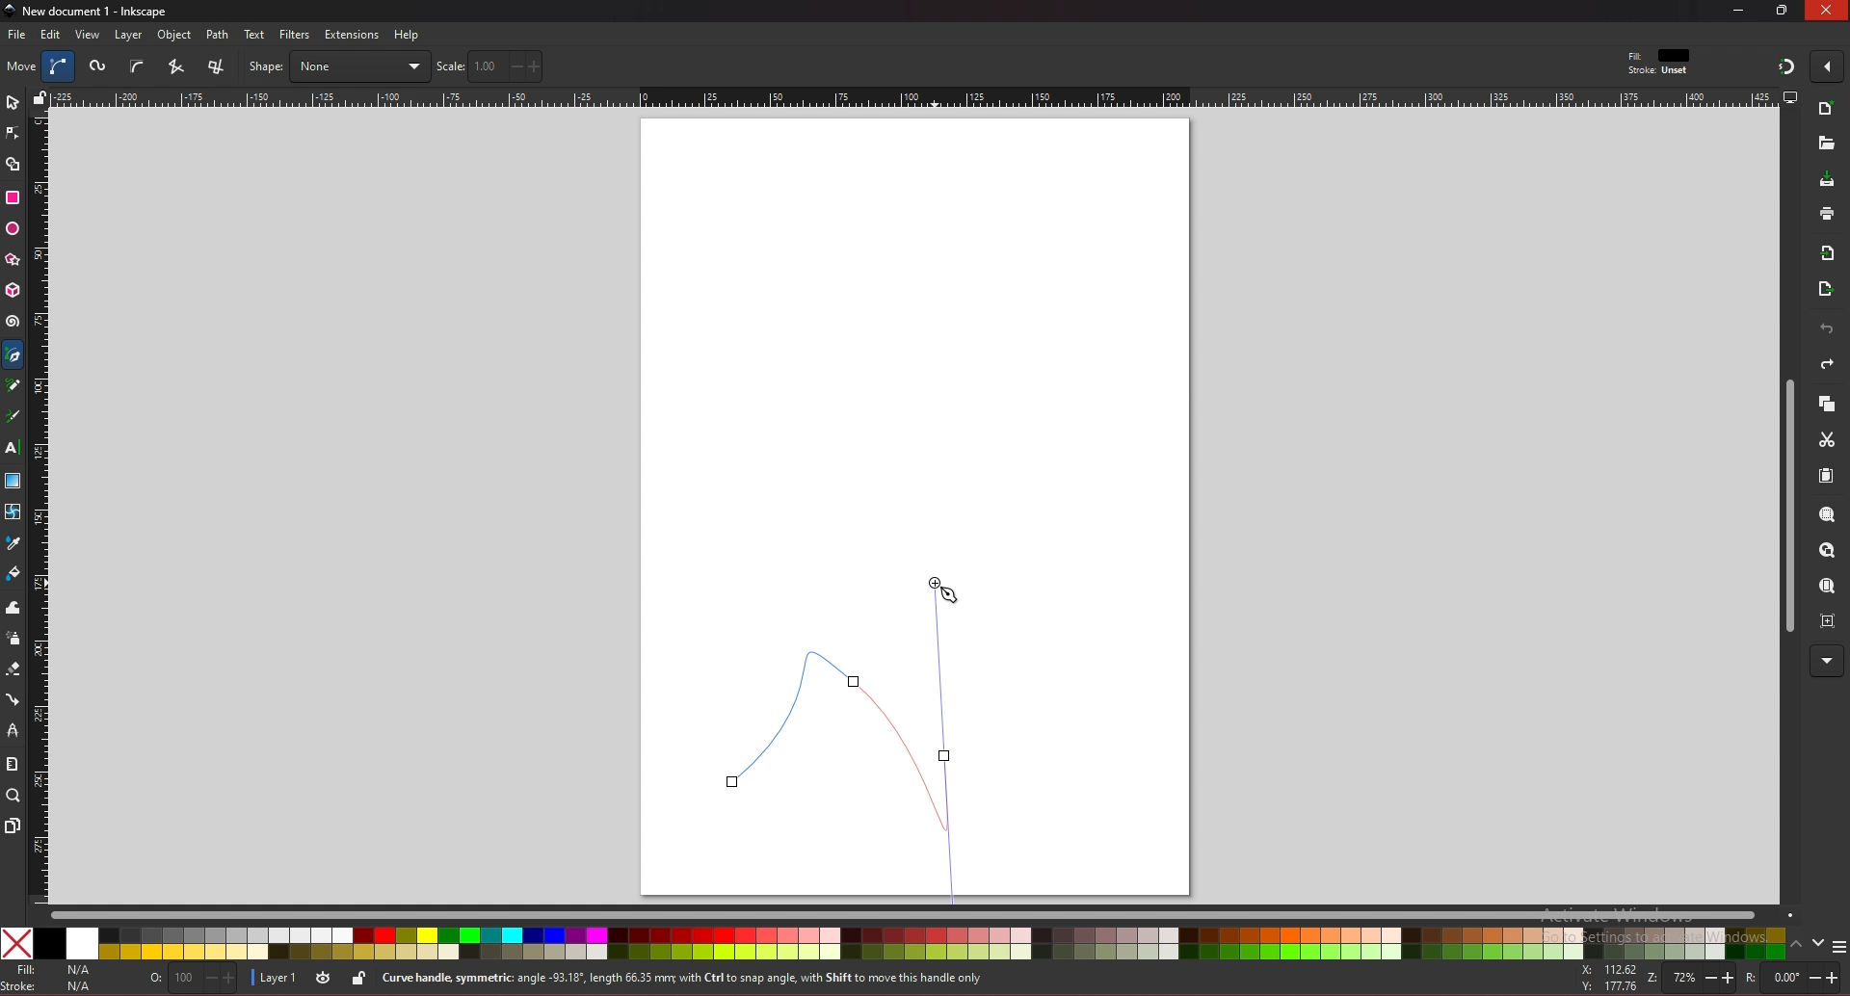  I want to click on zoom selection, so click(1829, 516).